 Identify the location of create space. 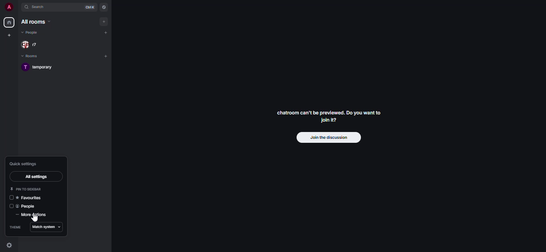
(8, 35).